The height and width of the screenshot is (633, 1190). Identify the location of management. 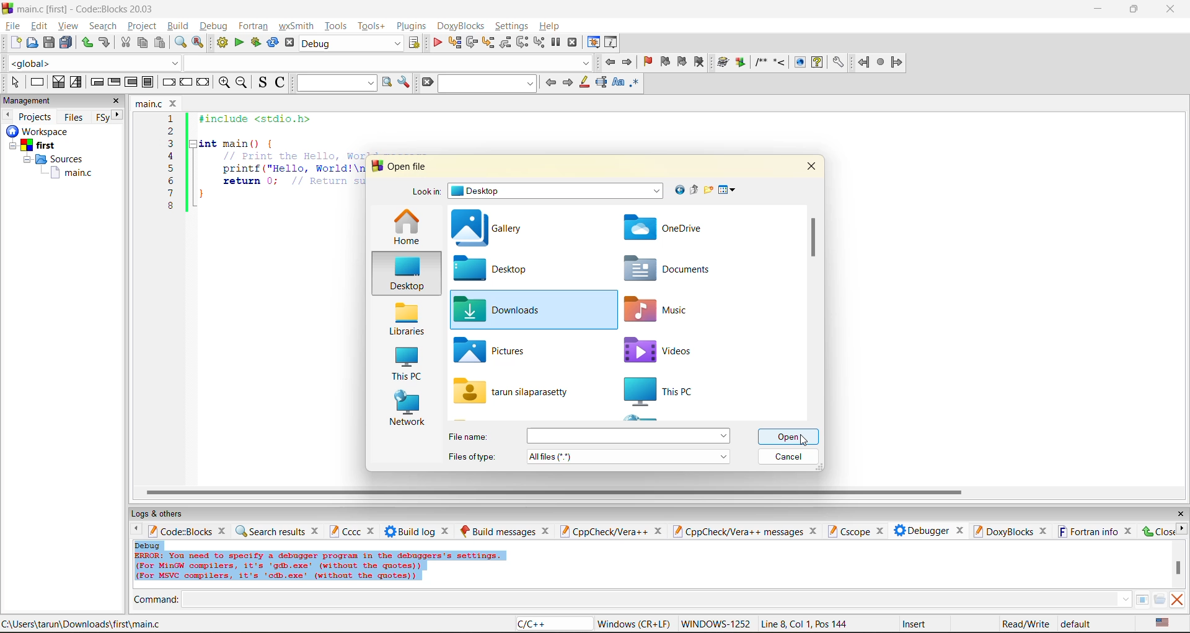
(29, 102).